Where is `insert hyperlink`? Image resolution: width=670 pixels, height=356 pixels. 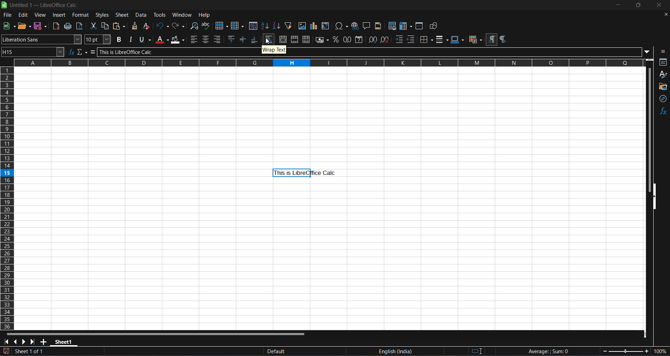 insert hyperlink is located at coordinates (355, 25).